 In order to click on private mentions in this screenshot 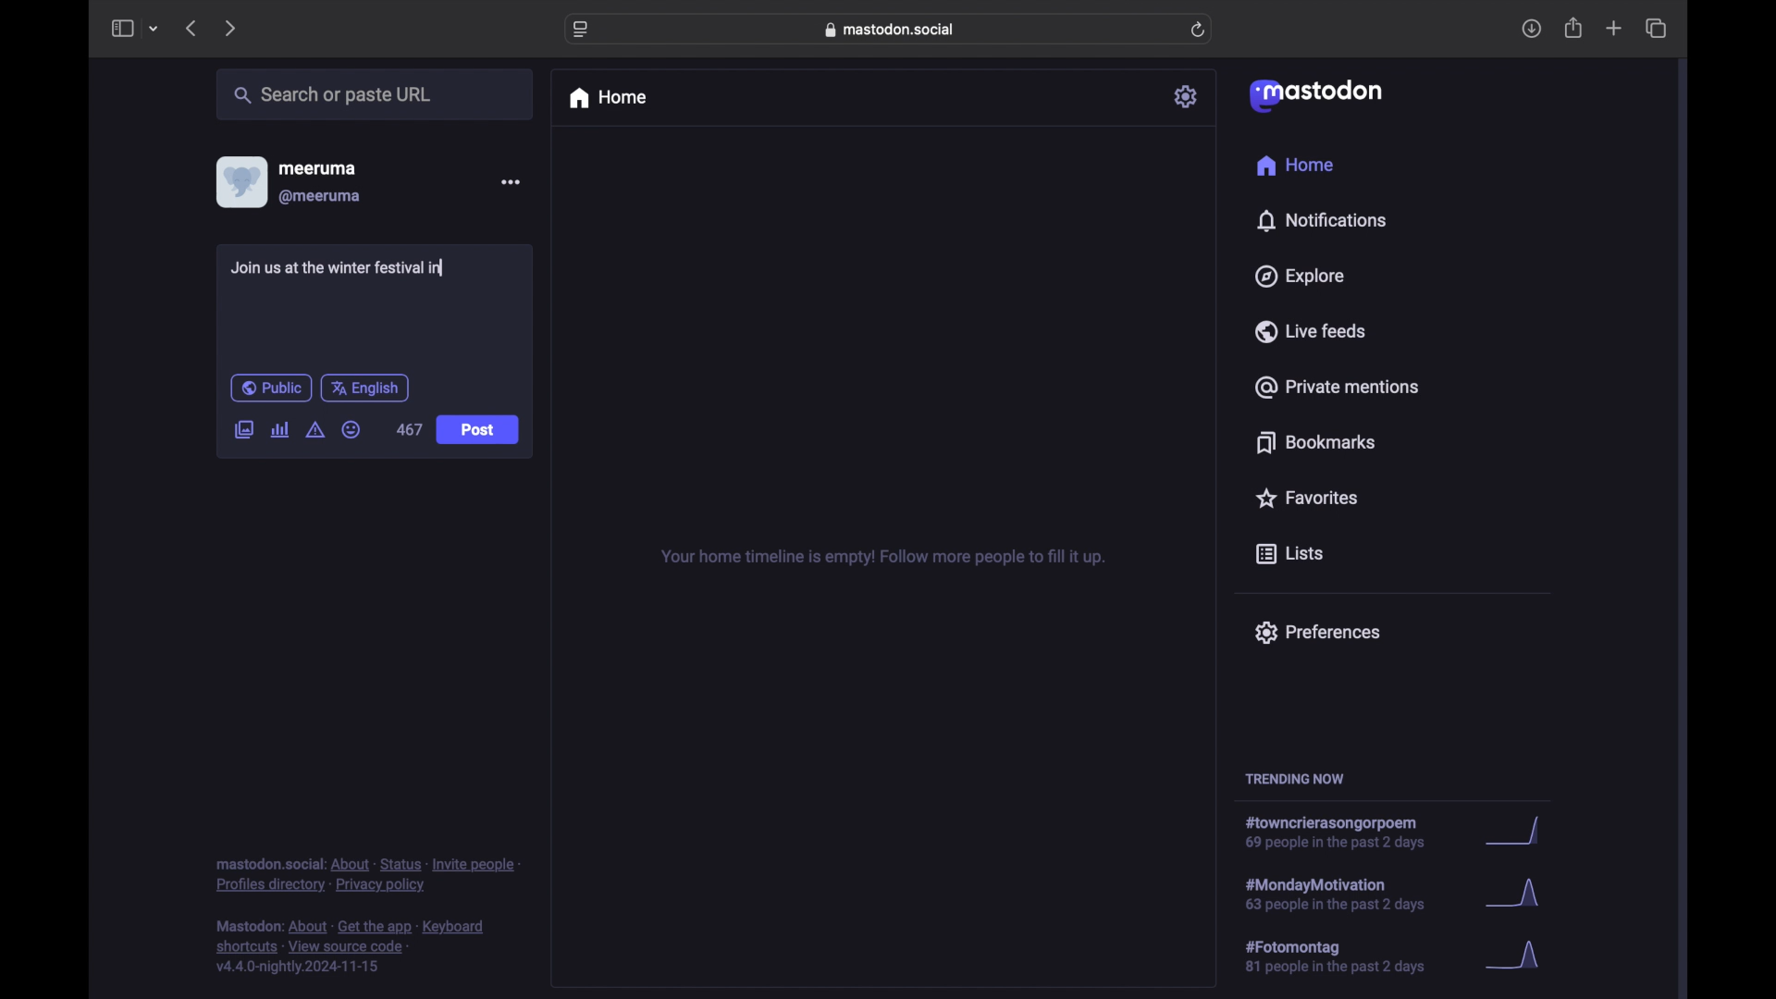, I will do `click(1338, 387)`.